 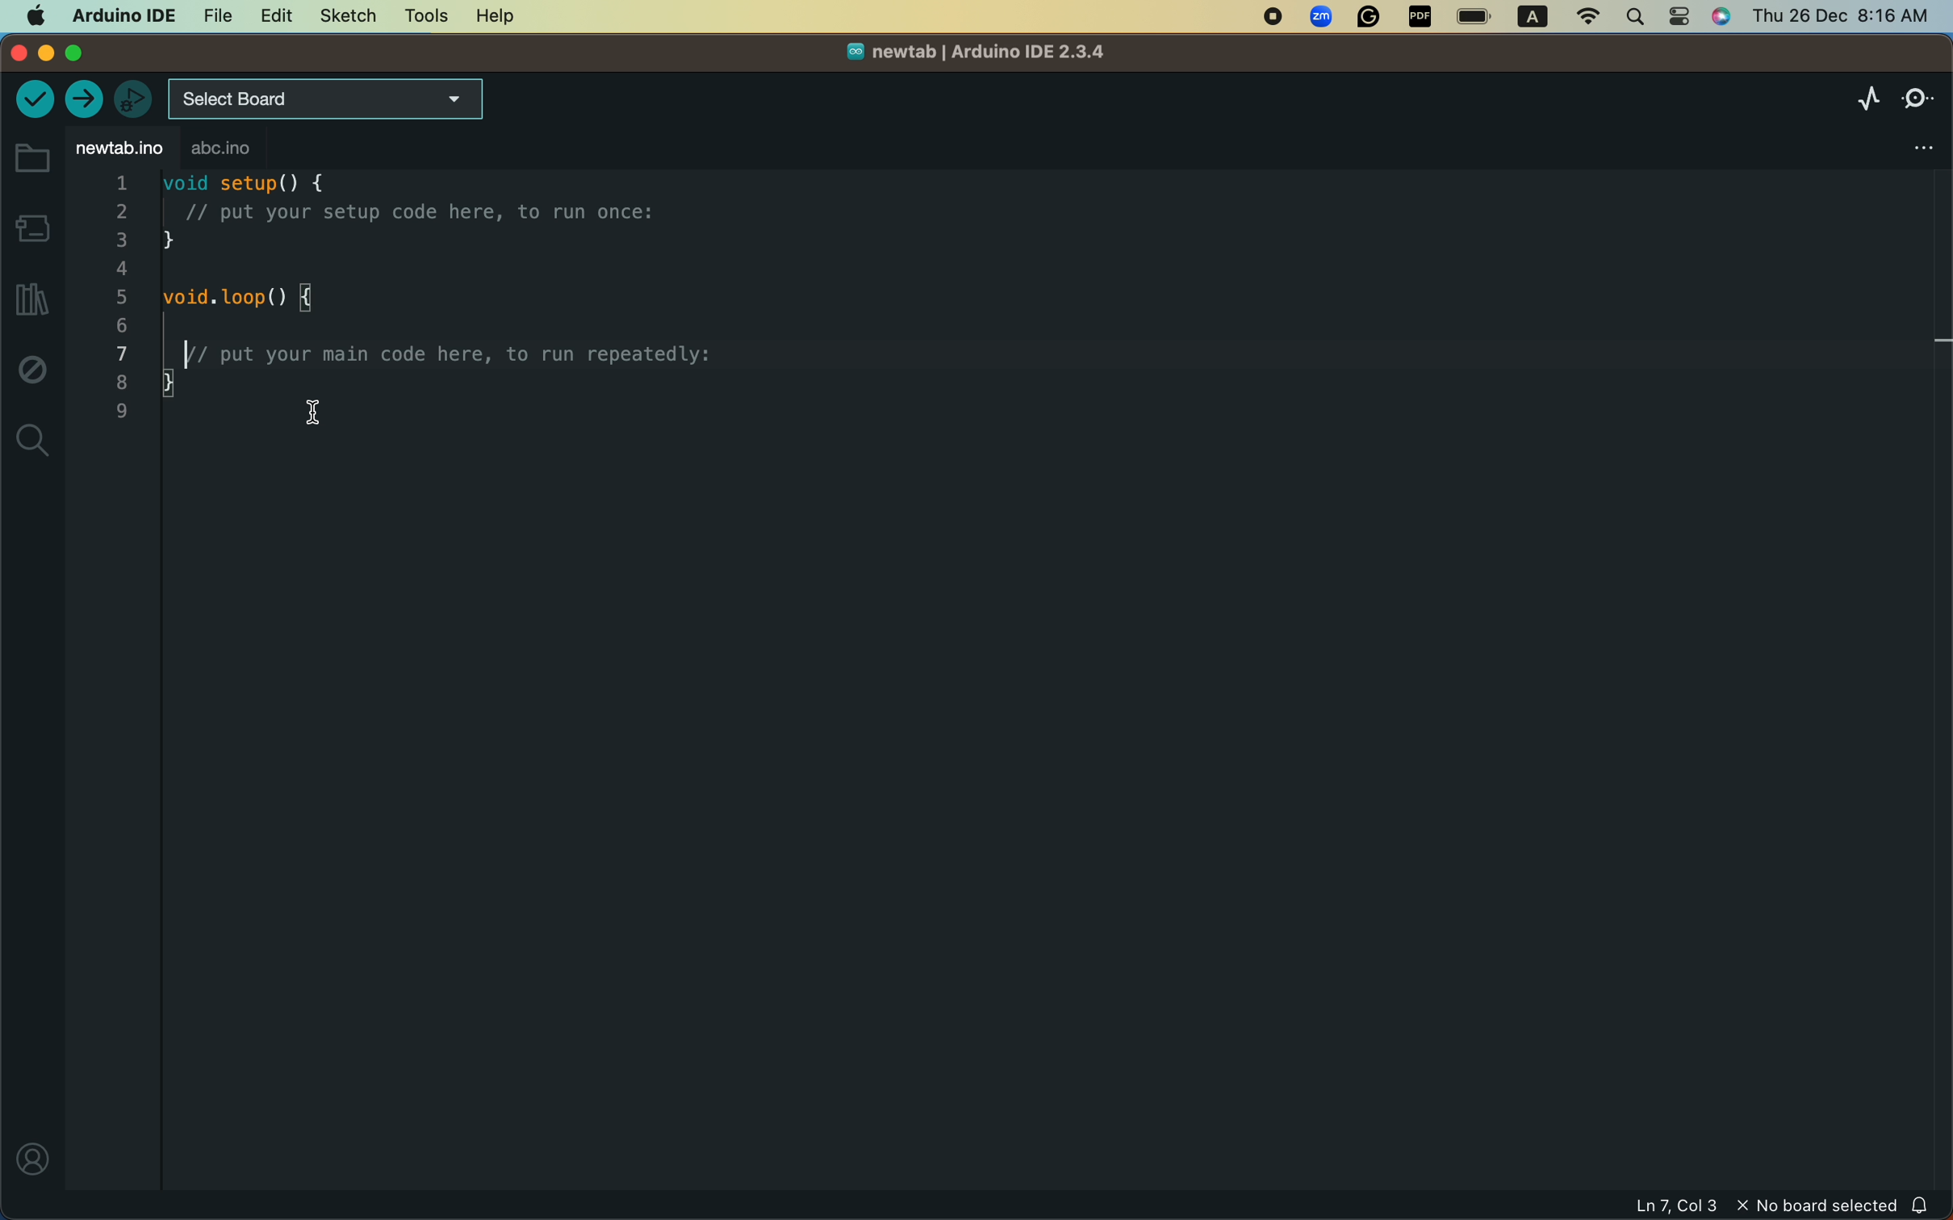 I want to click on notification, so click(x=1930, y=1205).